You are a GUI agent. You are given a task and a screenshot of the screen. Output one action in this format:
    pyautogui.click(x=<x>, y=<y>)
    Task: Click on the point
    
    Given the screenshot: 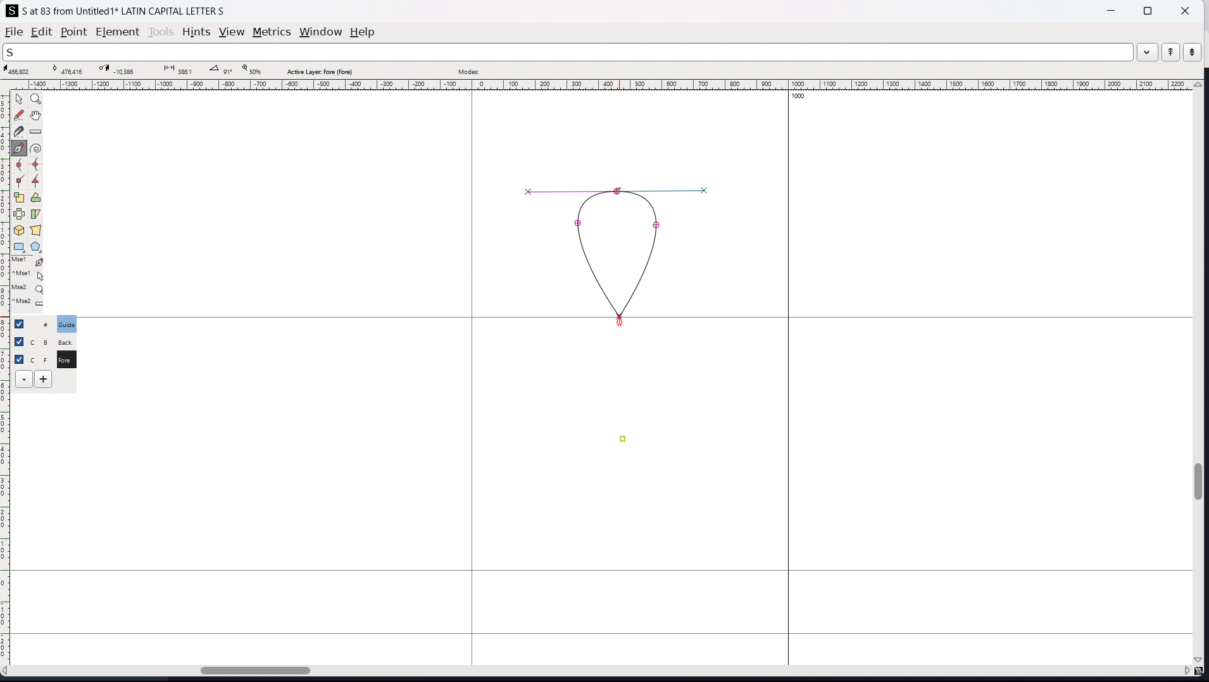 What is the action you would take?
    pyautogui.click(x=623, y=440)
    